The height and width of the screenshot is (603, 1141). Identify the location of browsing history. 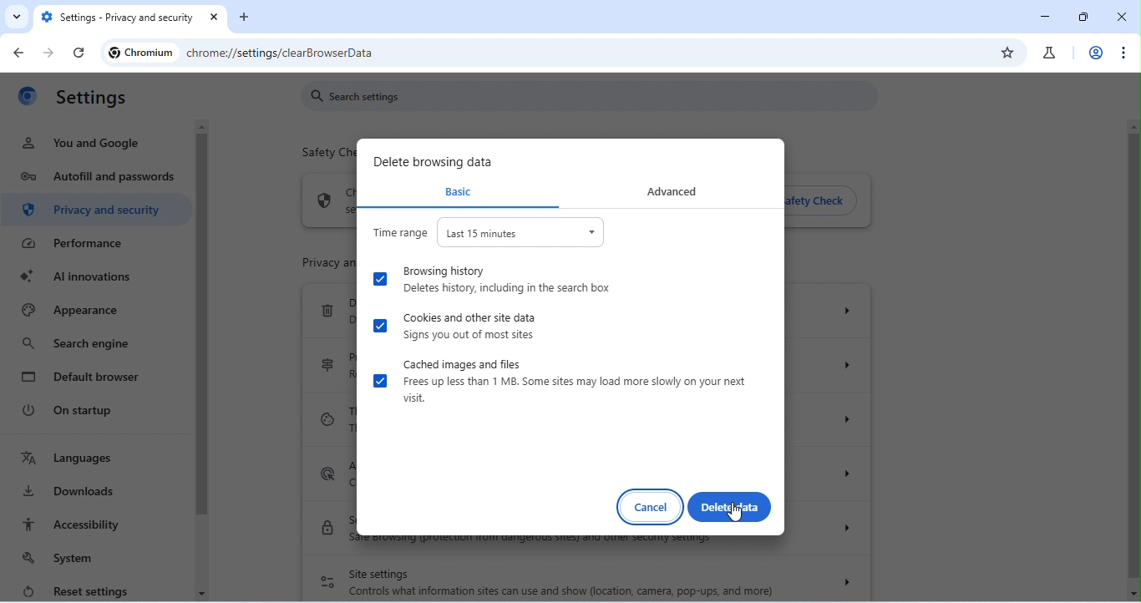
(443, 270).